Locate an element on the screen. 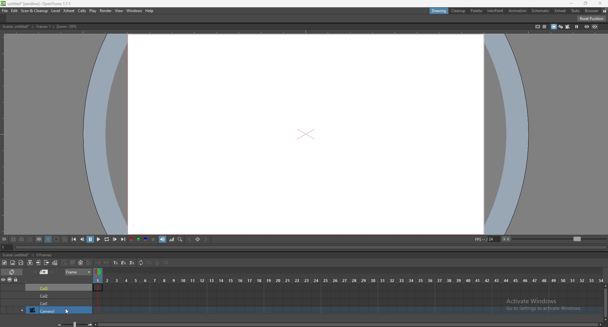 Image resolution: width=608 pixels, height=327 pixels. set is located at coordinates (198, 239).